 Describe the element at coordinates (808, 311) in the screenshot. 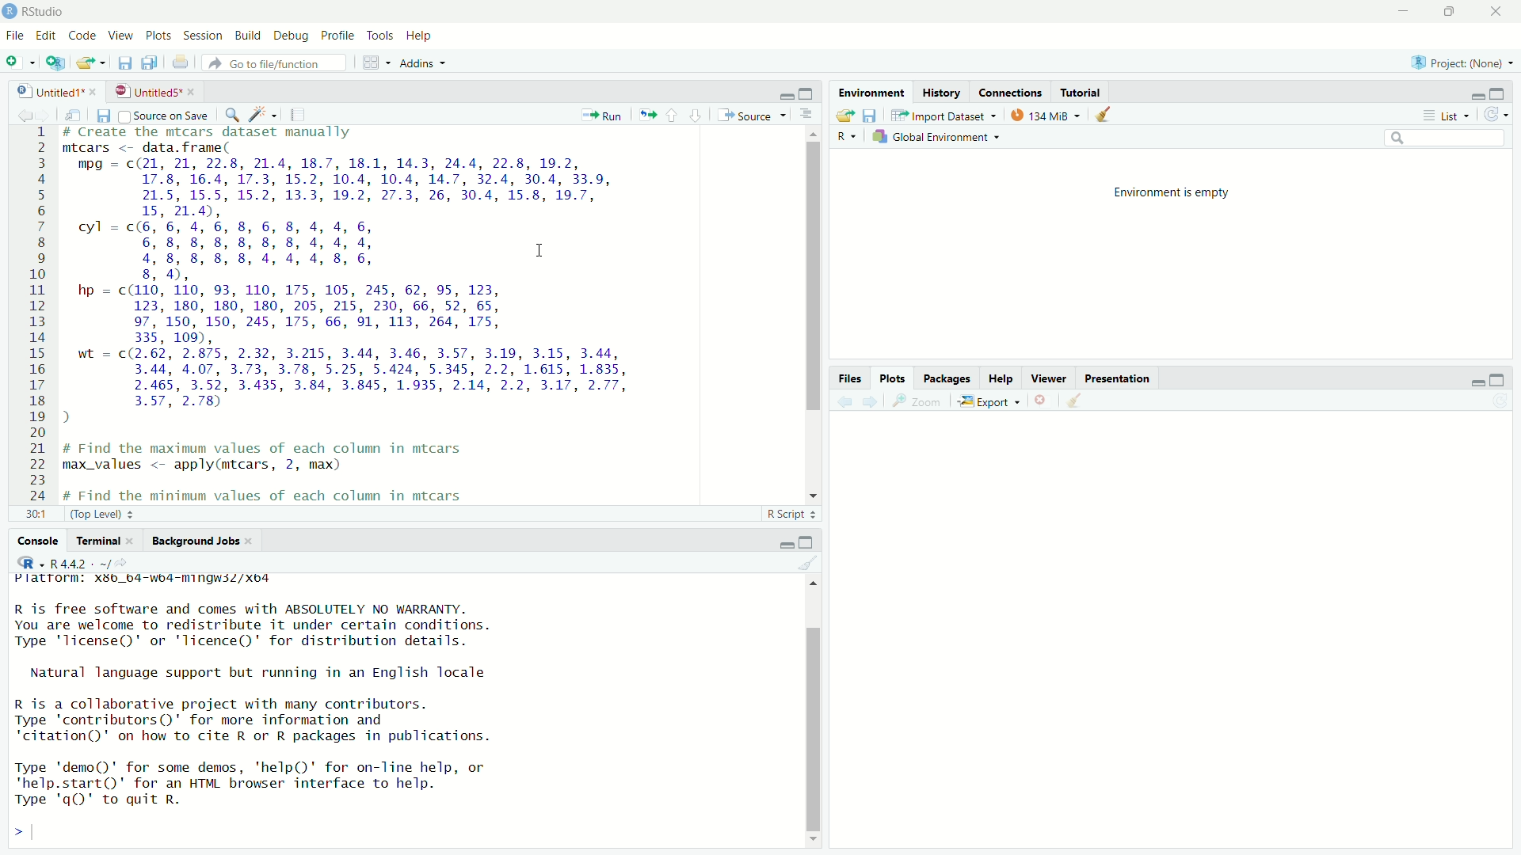

I see `scroll bar` at that location.